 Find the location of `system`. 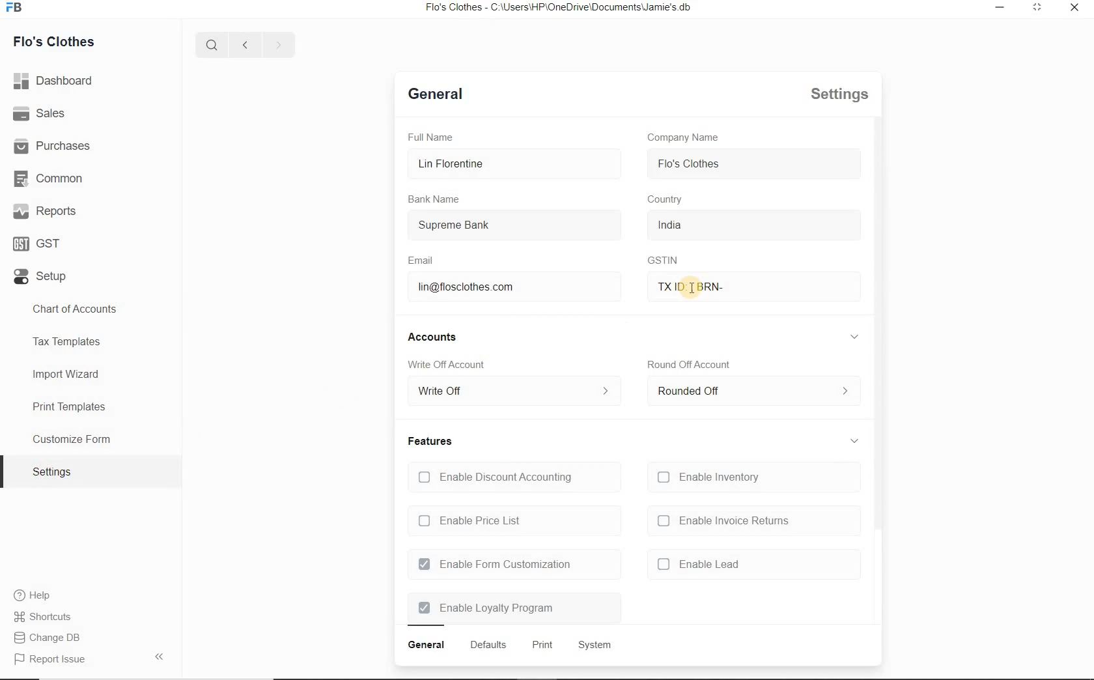

system is located at coordinates (593, 644).